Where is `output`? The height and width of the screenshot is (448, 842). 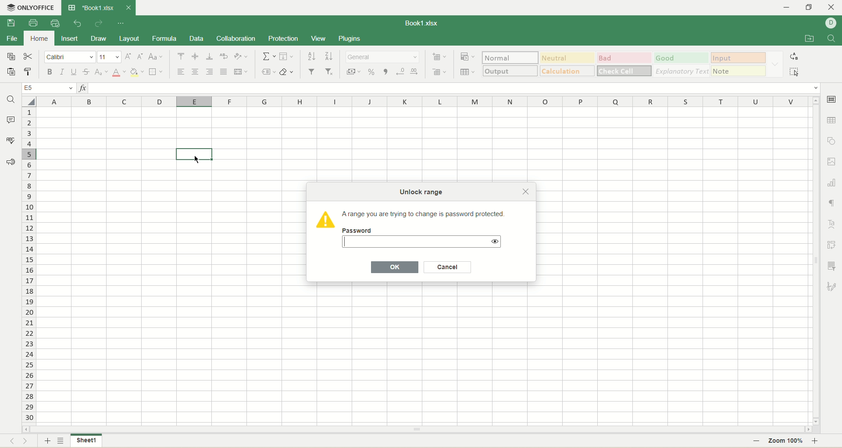 output is located at coordinates (511, 70).